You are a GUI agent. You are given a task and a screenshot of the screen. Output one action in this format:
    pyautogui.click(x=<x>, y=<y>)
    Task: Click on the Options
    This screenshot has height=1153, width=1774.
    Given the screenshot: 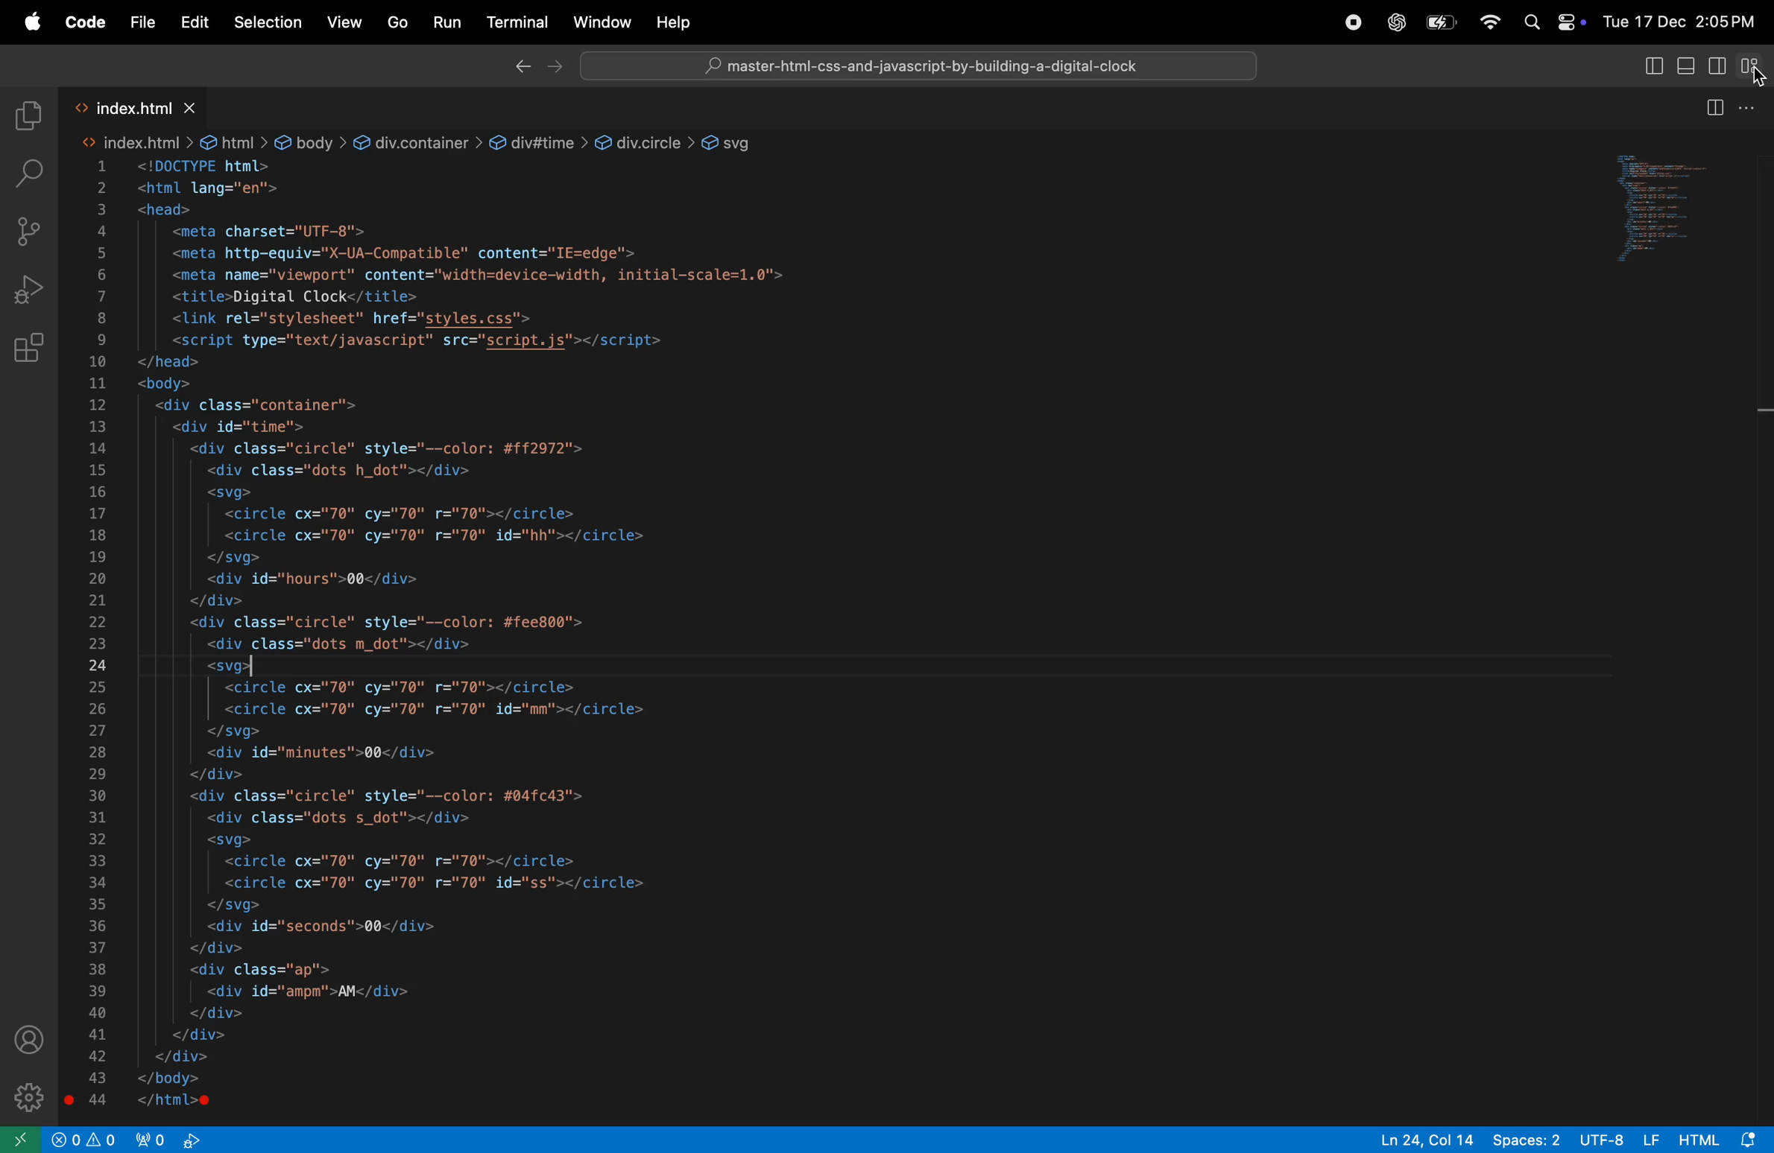 What is the action you would take?
    pyautogui.click(x=1751, y=104)
    